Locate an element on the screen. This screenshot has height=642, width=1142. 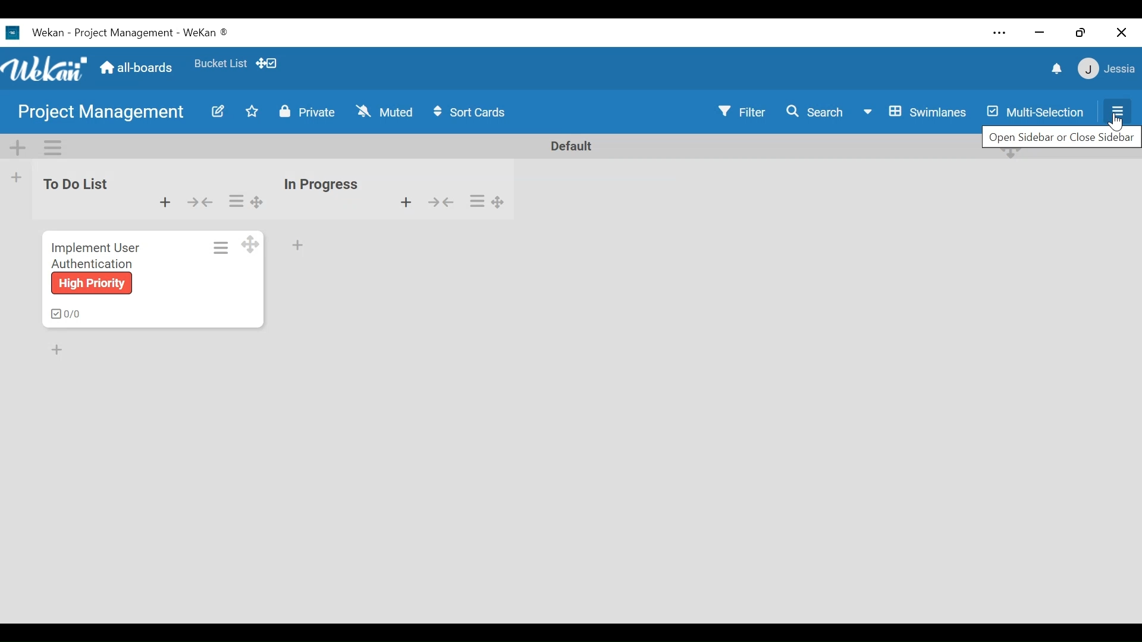
Cursor is located at coordinates (1116, 123).